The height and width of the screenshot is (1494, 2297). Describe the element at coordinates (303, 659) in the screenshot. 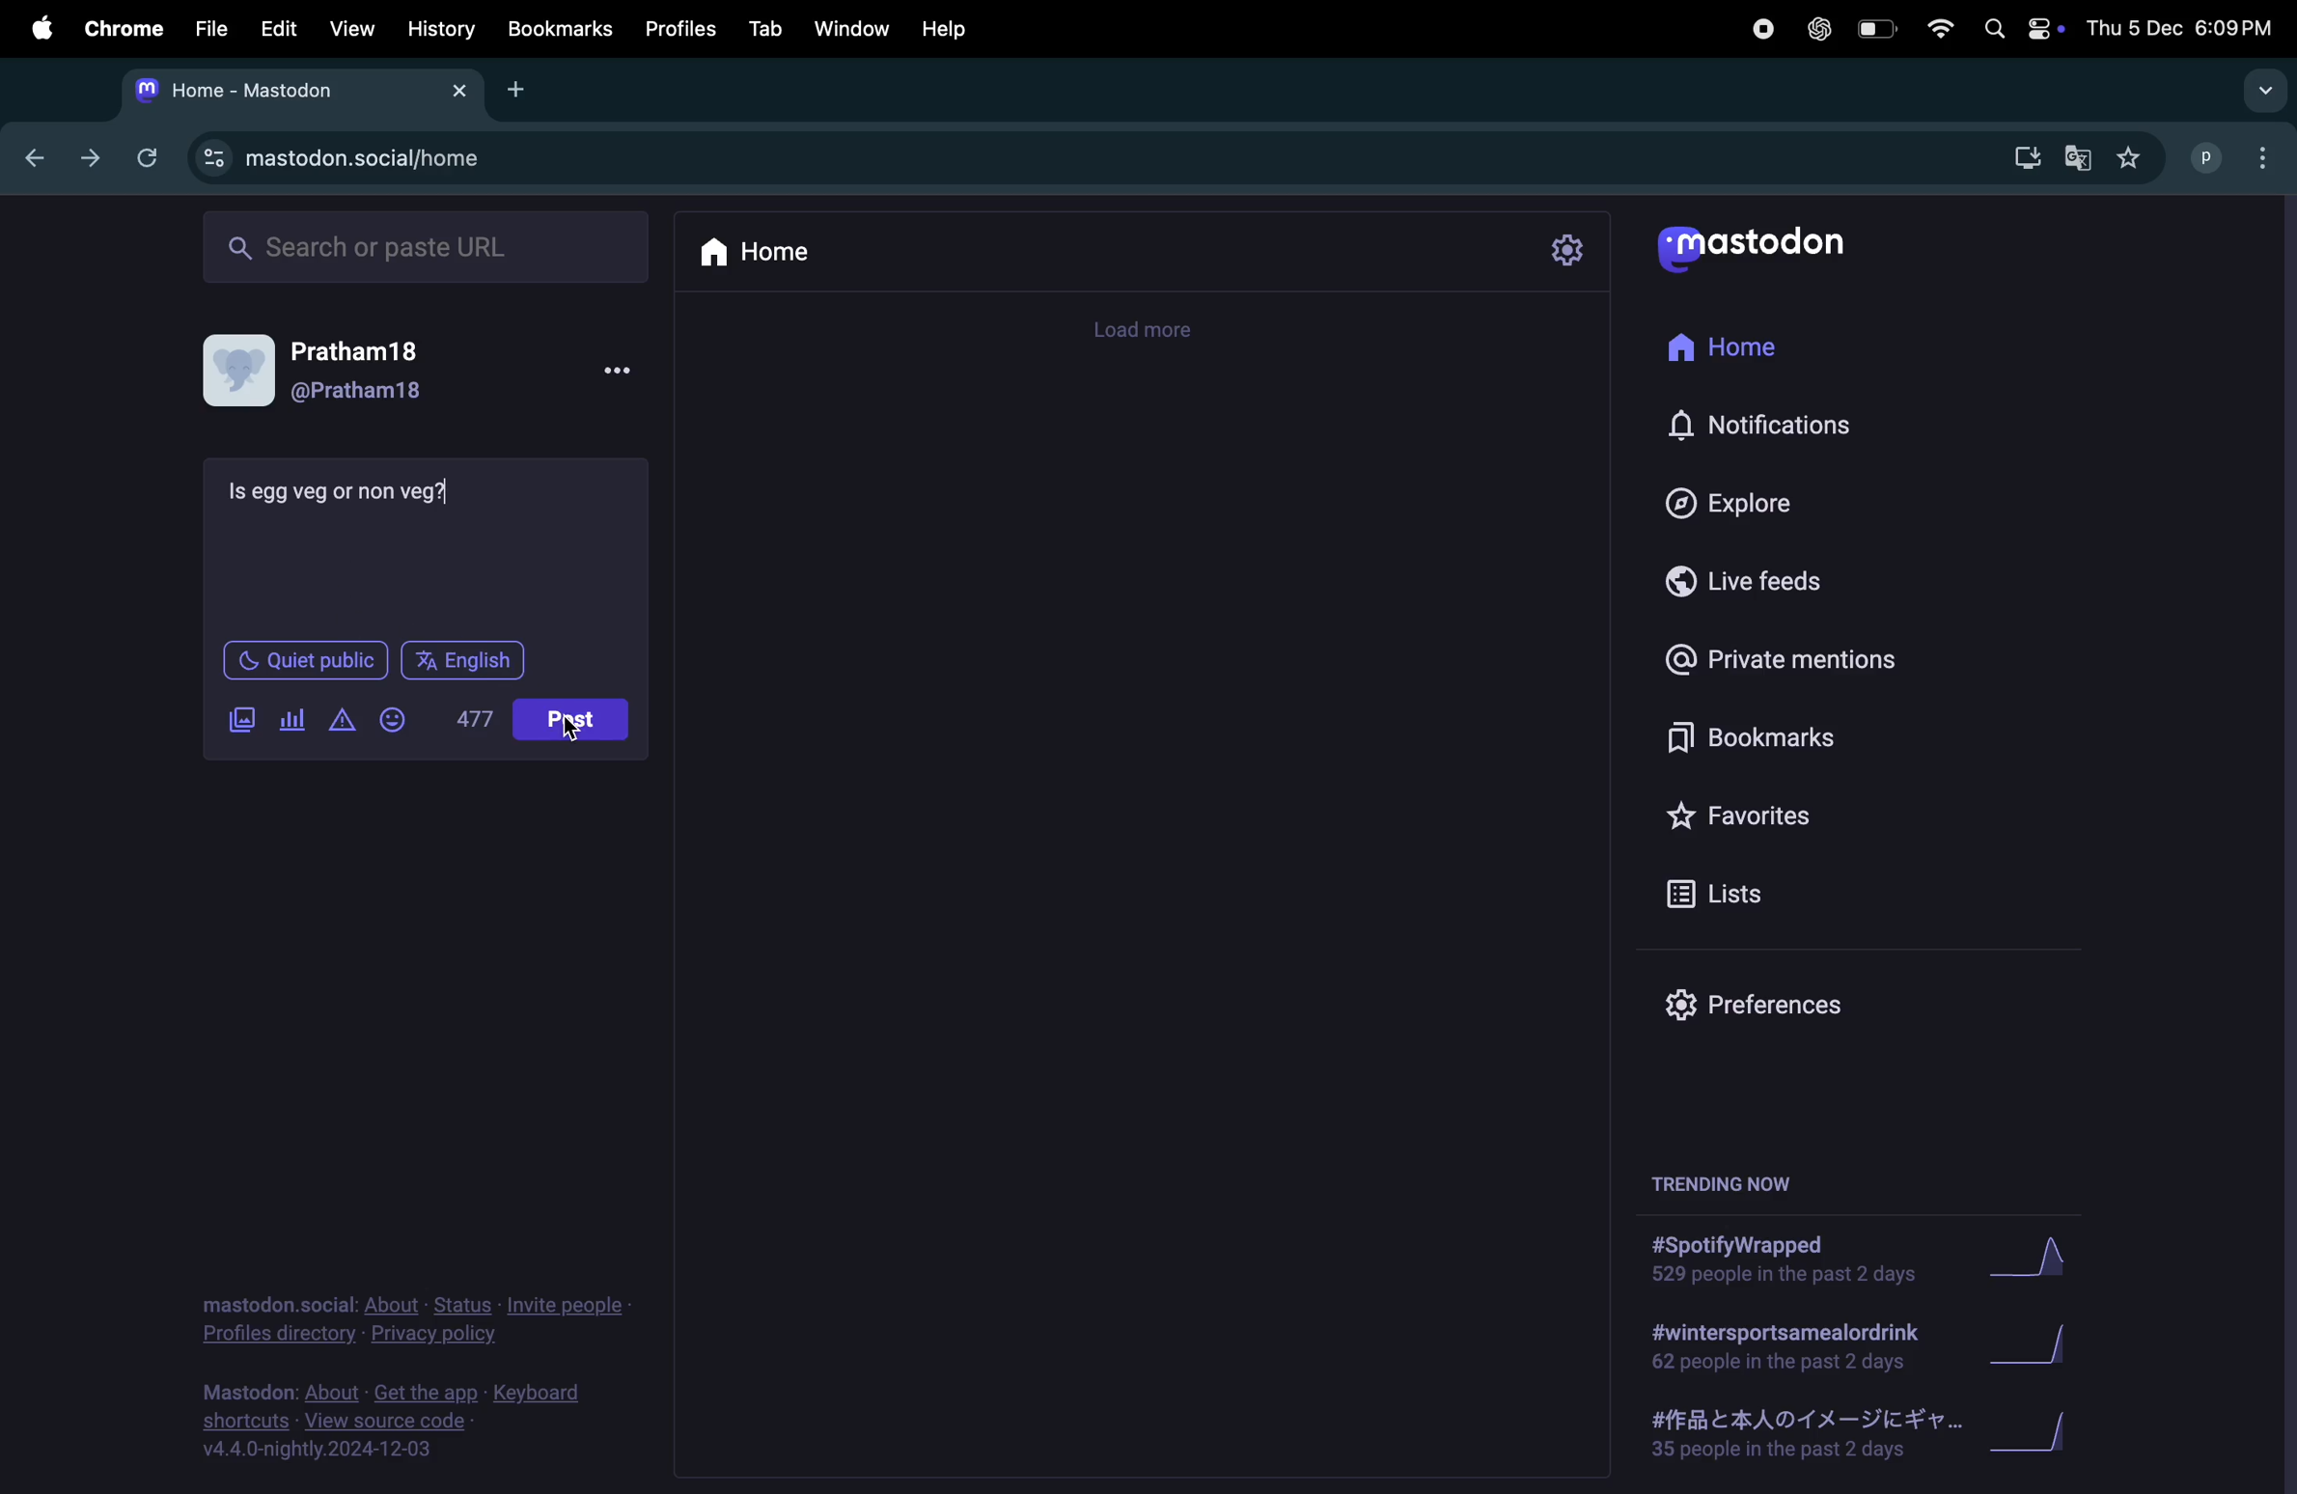

I see `Quiet public` at that location.